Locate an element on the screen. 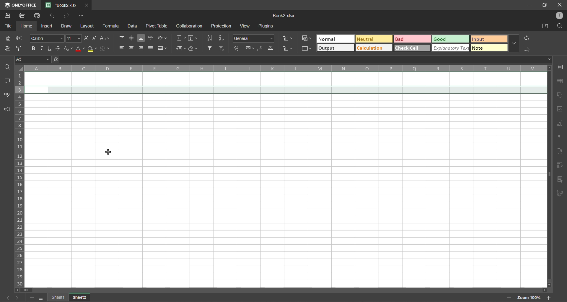  quick print is located at coordinates (38, 16).